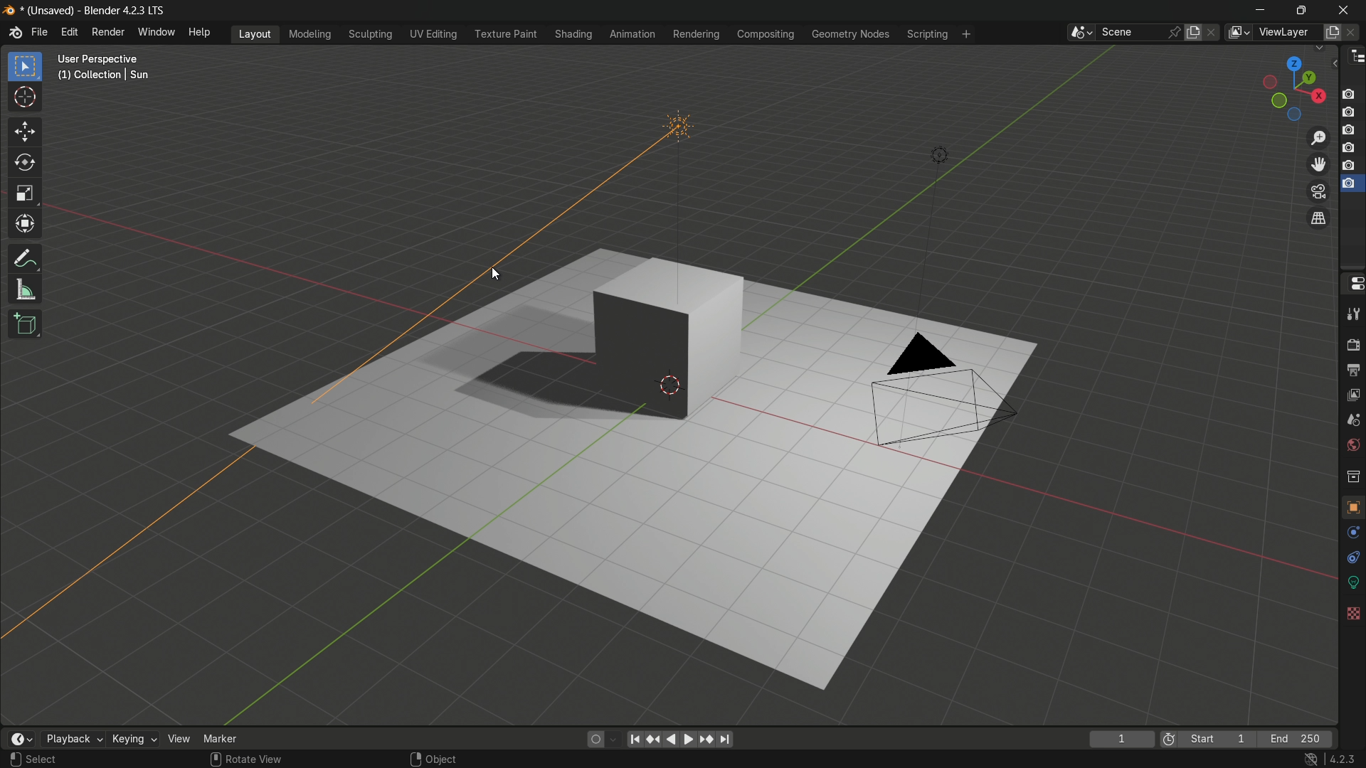 This screenshot has width=1366, height=768. I want to click on 4.2.3, so click(1342, 759).